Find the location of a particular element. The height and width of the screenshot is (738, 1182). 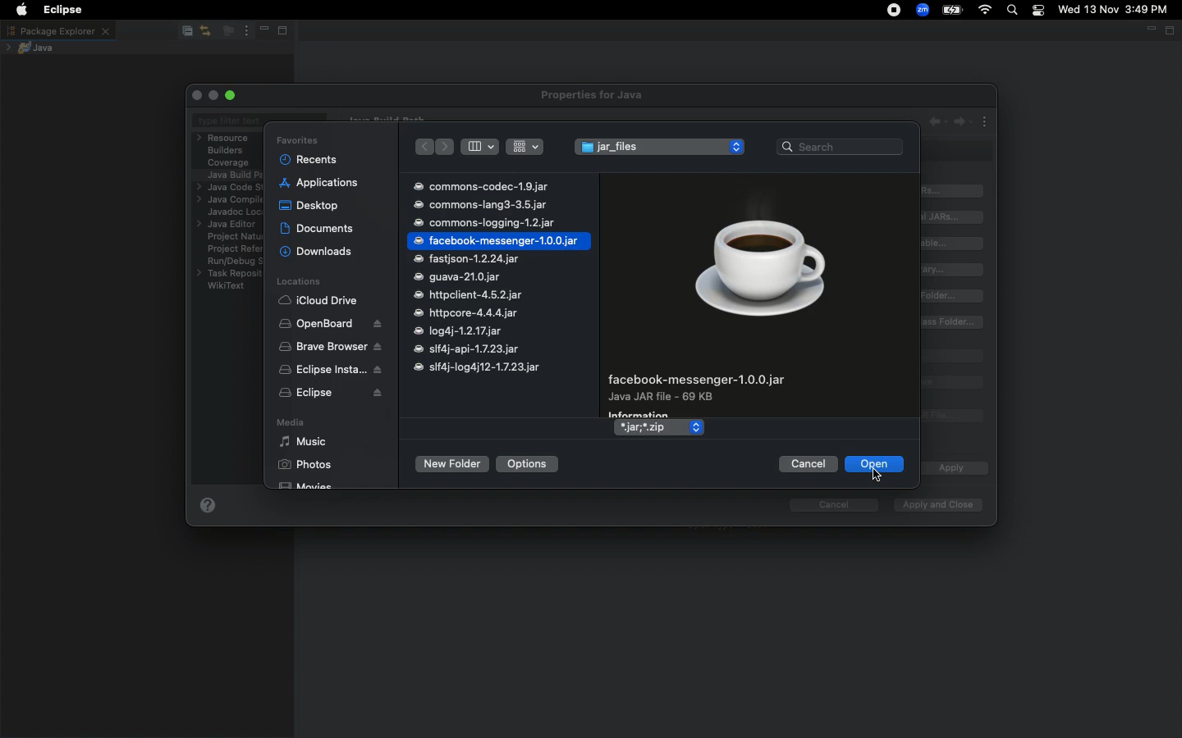

Minimize is located at coordinates (1149, 32).